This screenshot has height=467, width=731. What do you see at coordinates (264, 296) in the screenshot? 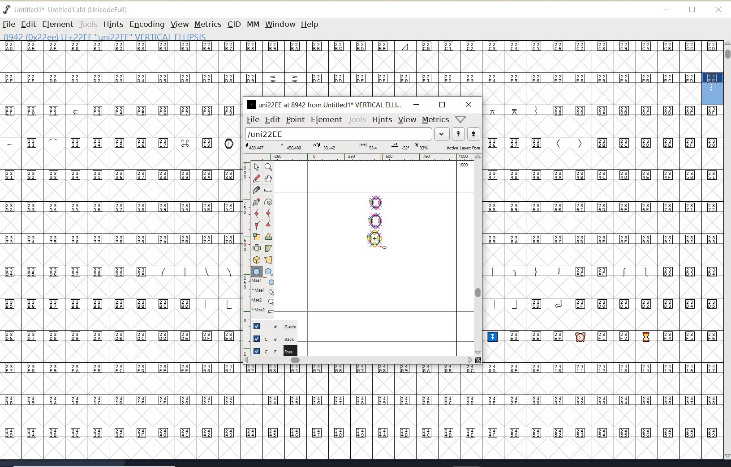
I see `cursor events on the open new outline window` at bounding box center [264, 296].